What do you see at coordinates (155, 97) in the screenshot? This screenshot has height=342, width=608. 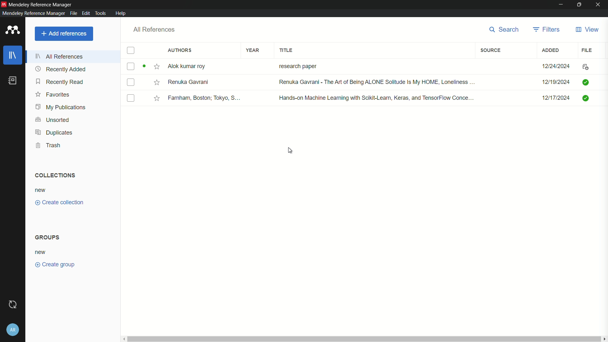 I see `` at bounding box center [155, 97].